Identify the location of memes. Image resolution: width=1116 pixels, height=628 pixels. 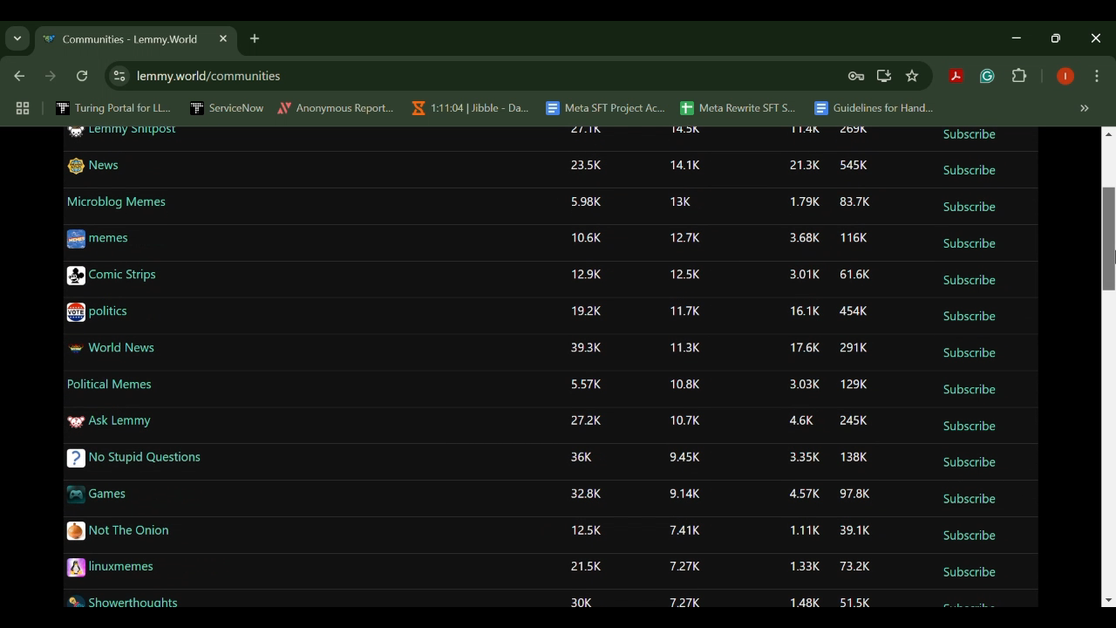
(99, 241).